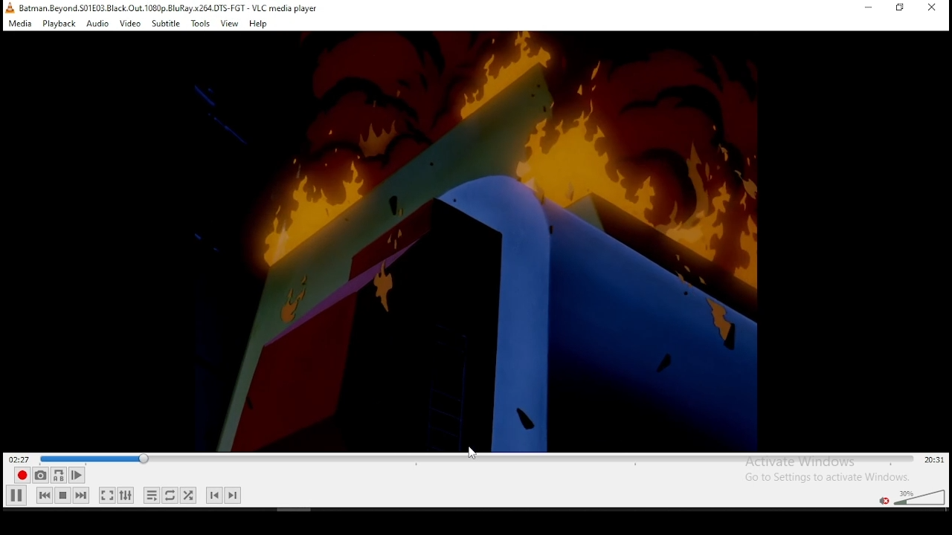  Describe the element at coordinates (17, 495) in the screenshot. I see `play/pause` at that location.